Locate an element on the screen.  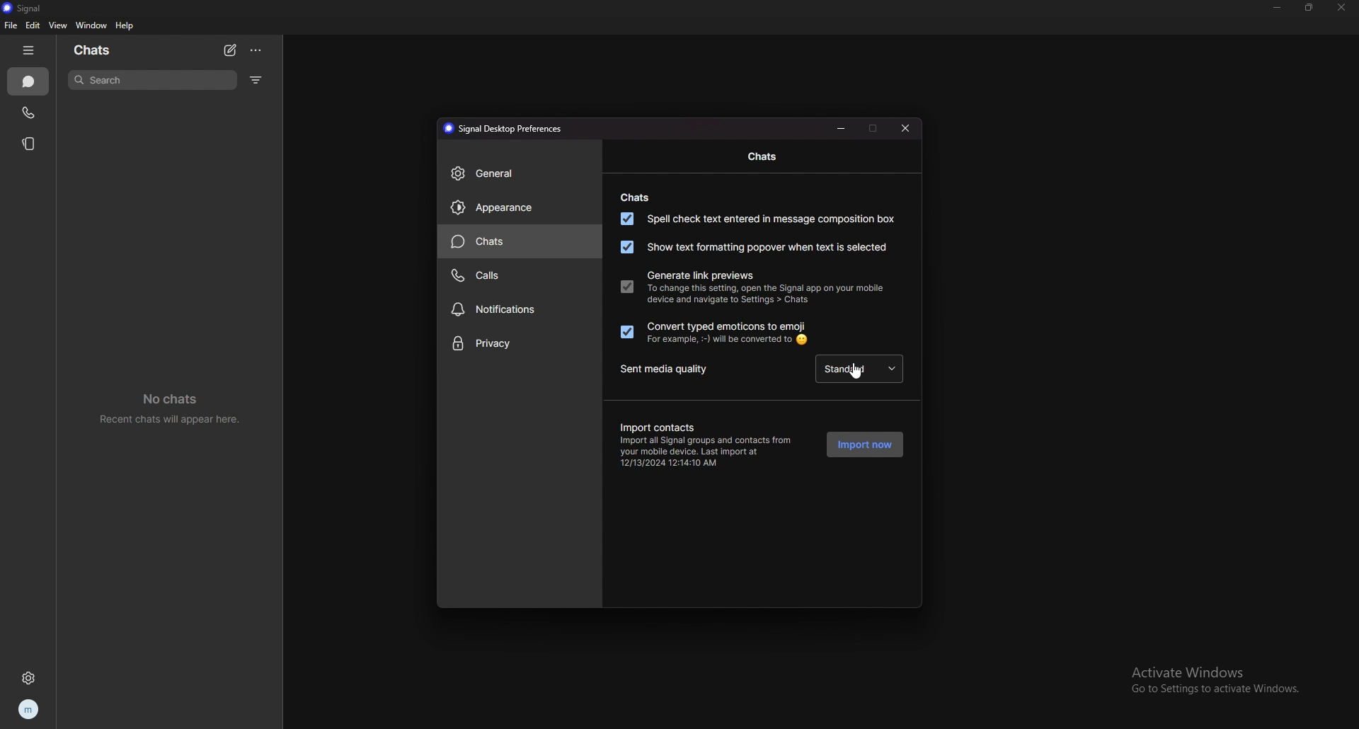
chats is located at coordinates (28, 81).